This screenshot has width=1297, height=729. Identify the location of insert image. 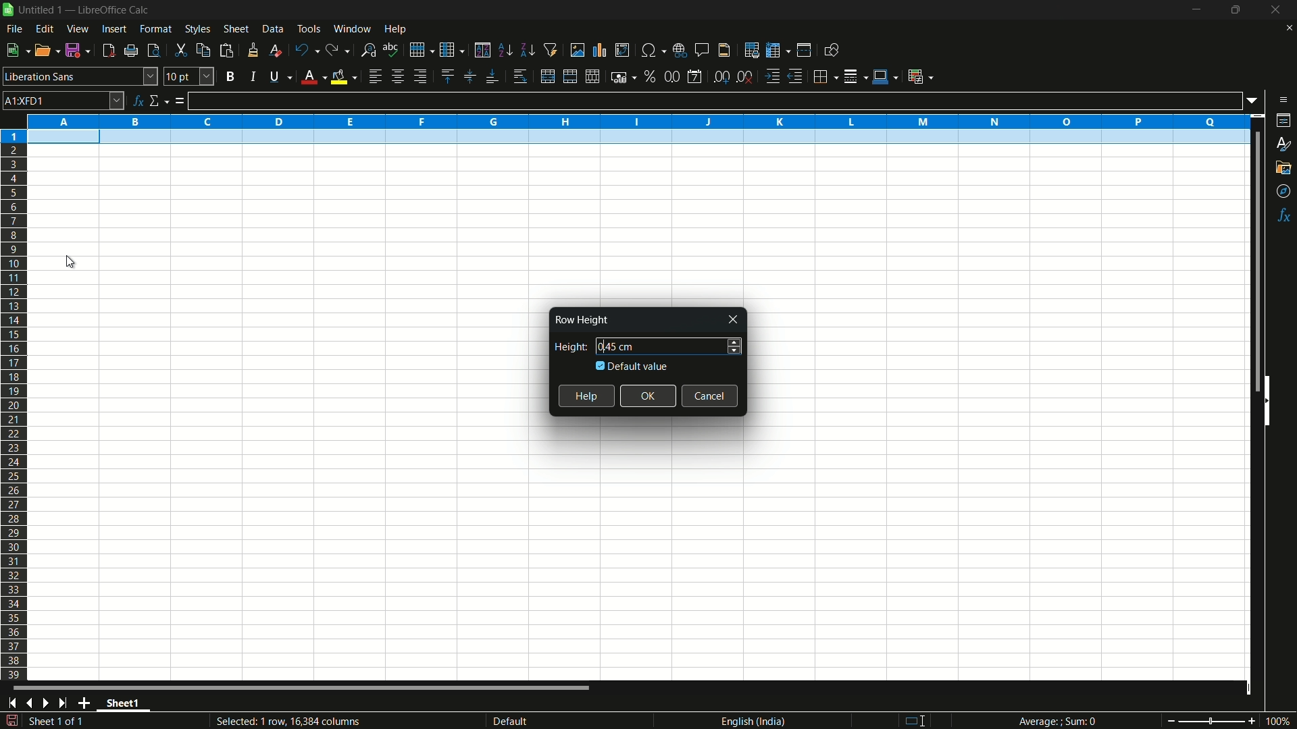
(578, 49).